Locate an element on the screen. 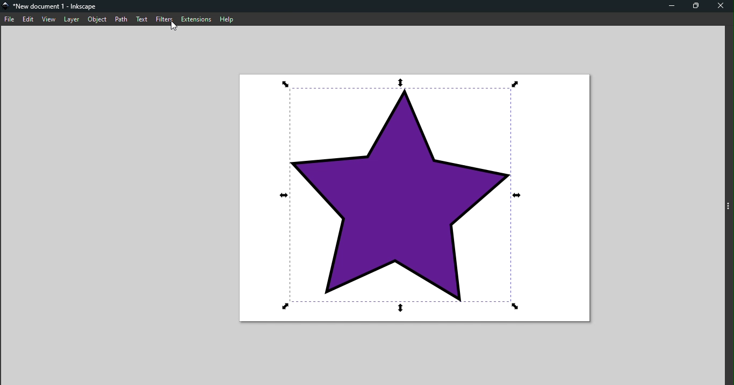 The height and width of the screenshot is (385, 734). Object is located at coordinates (97, 19).